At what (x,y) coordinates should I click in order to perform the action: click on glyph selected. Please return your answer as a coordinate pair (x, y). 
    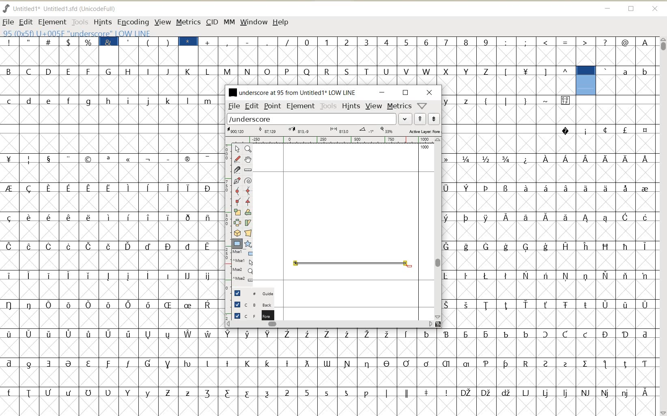
    Looking at the image, I should click on (586, 81).